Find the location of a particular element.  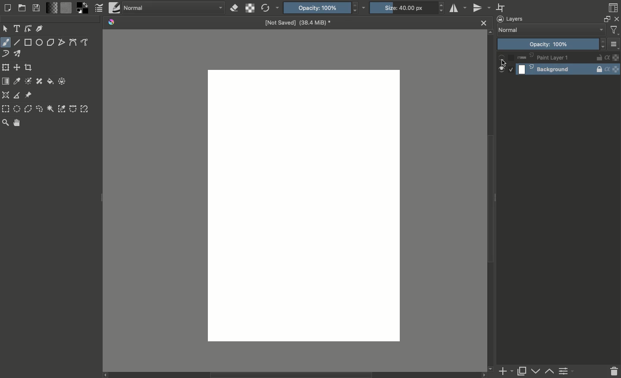

Workspaces is located at coordinates (614, 9).